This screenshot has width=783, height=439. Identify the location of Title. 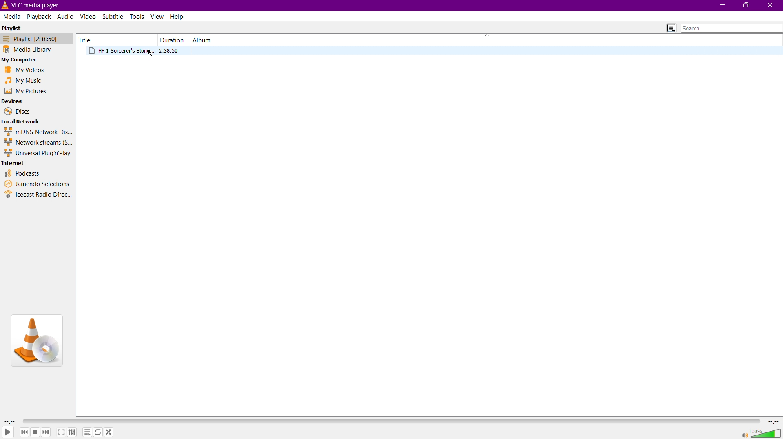
(87, 40).